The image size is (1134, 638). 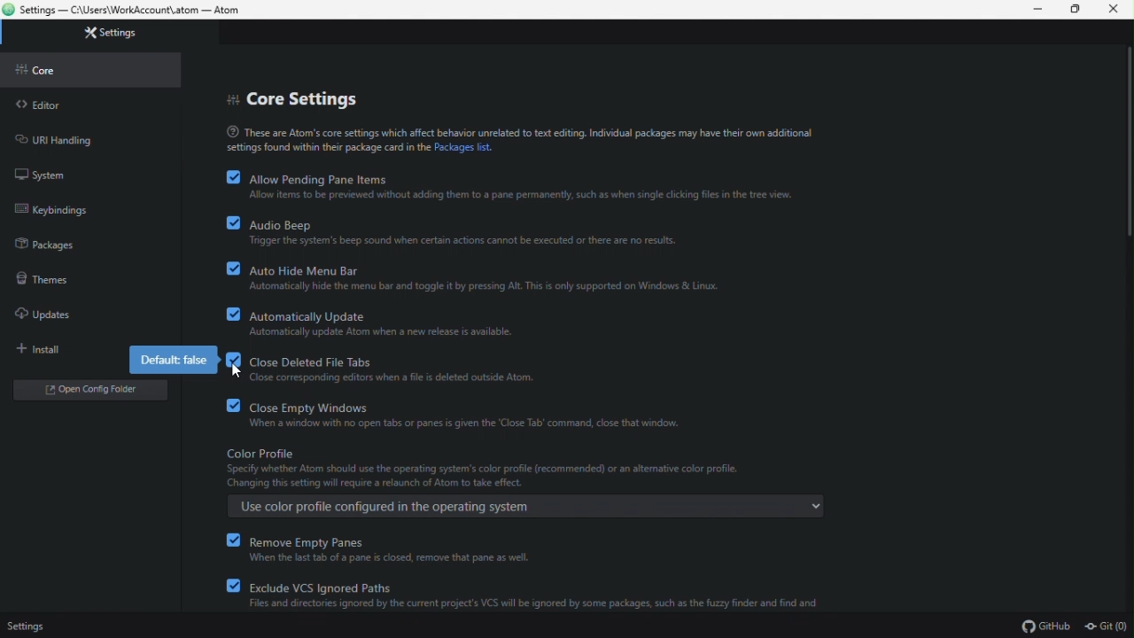 I want to click on close empty windows, so click(x=469, y=416).